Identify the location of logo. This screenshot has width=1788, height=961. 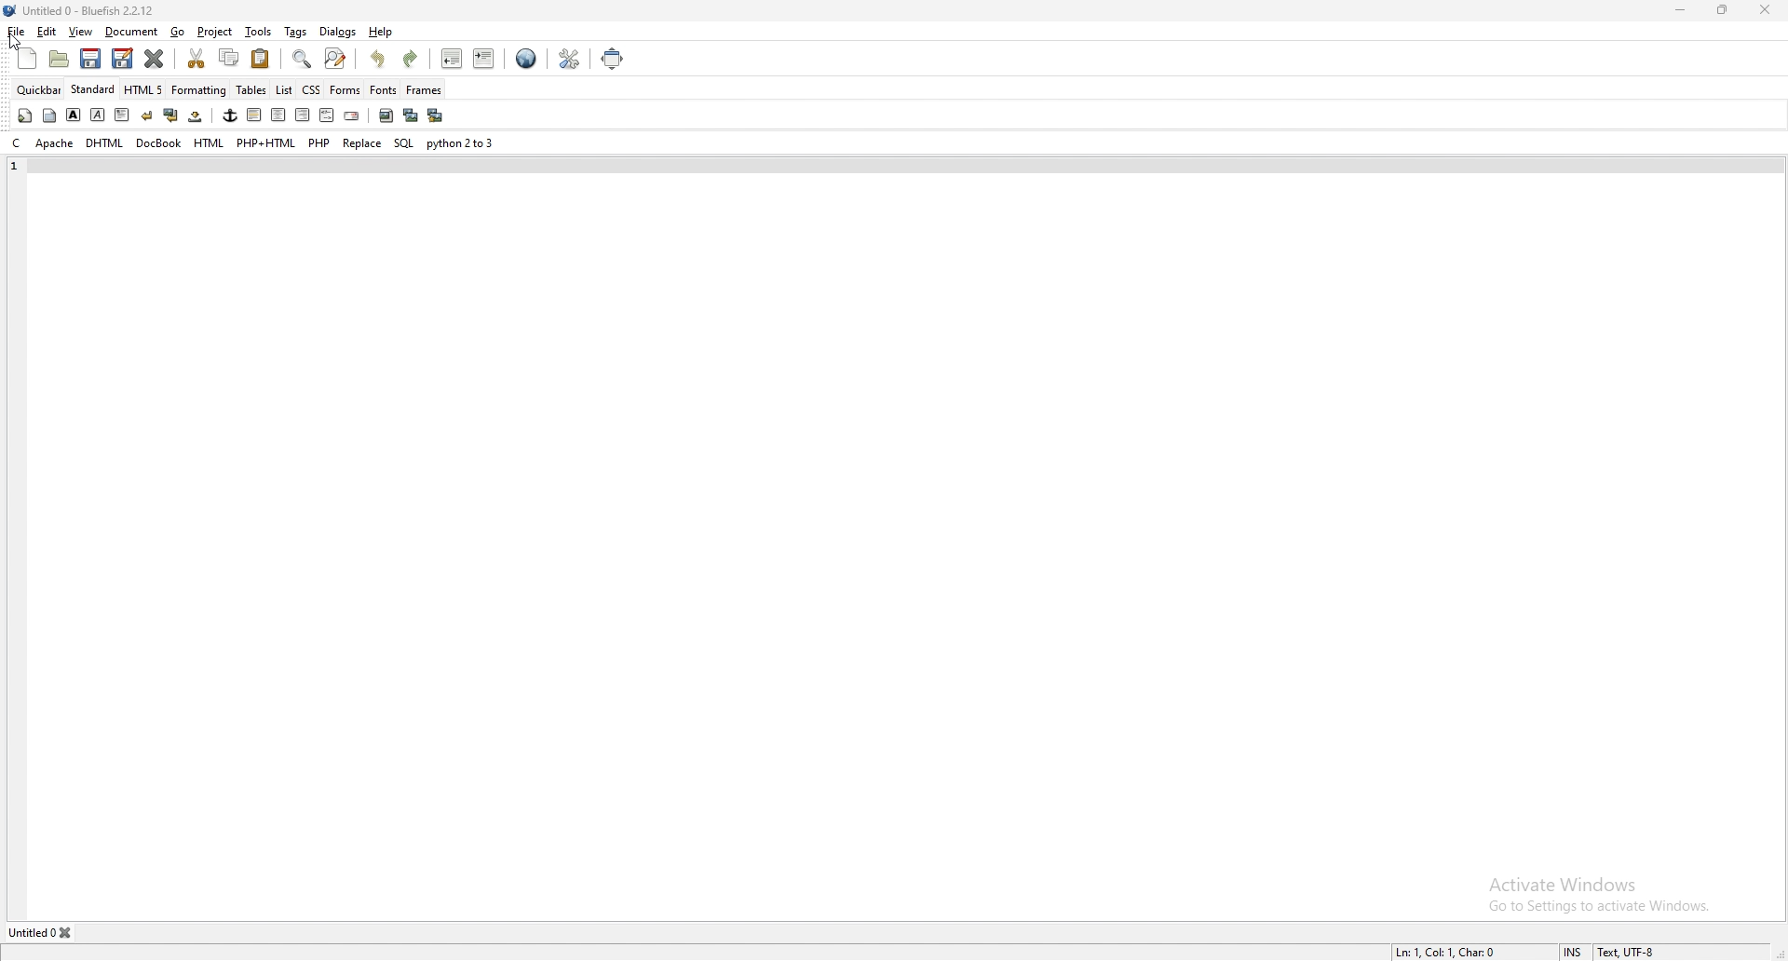
(13, 11).